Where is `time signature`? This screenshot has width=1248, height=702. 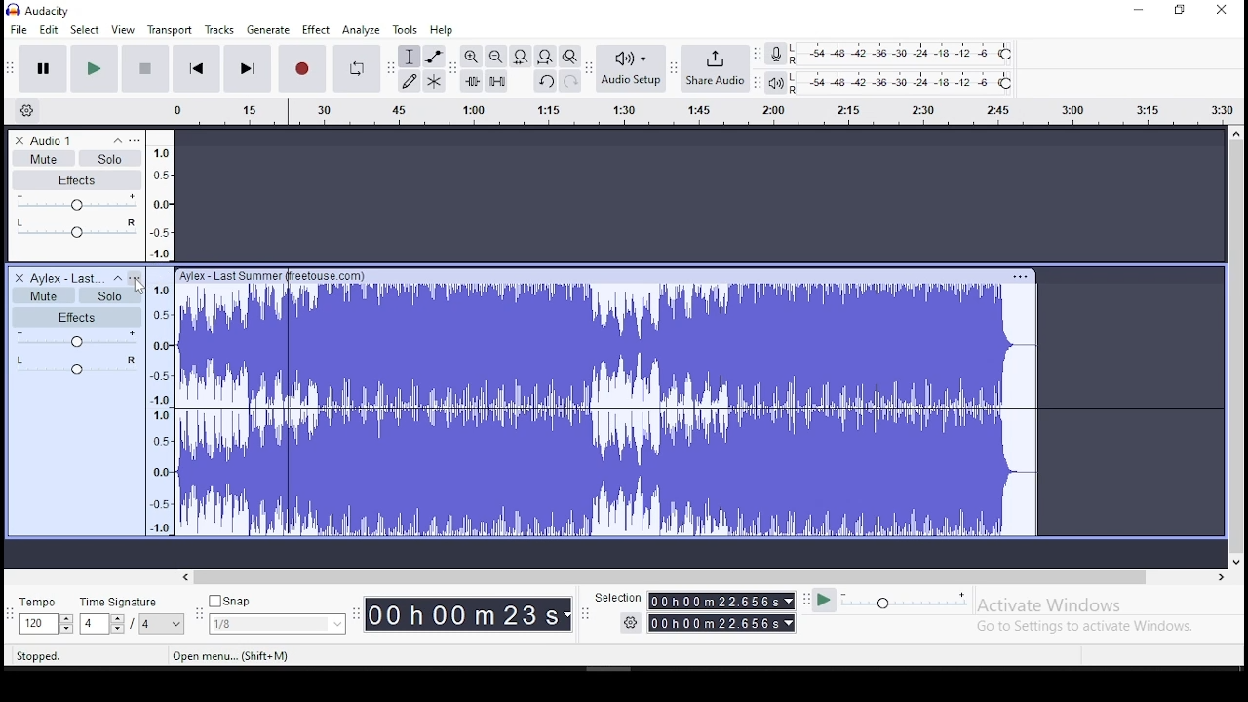
time signature is located at coordinates (131, 626).